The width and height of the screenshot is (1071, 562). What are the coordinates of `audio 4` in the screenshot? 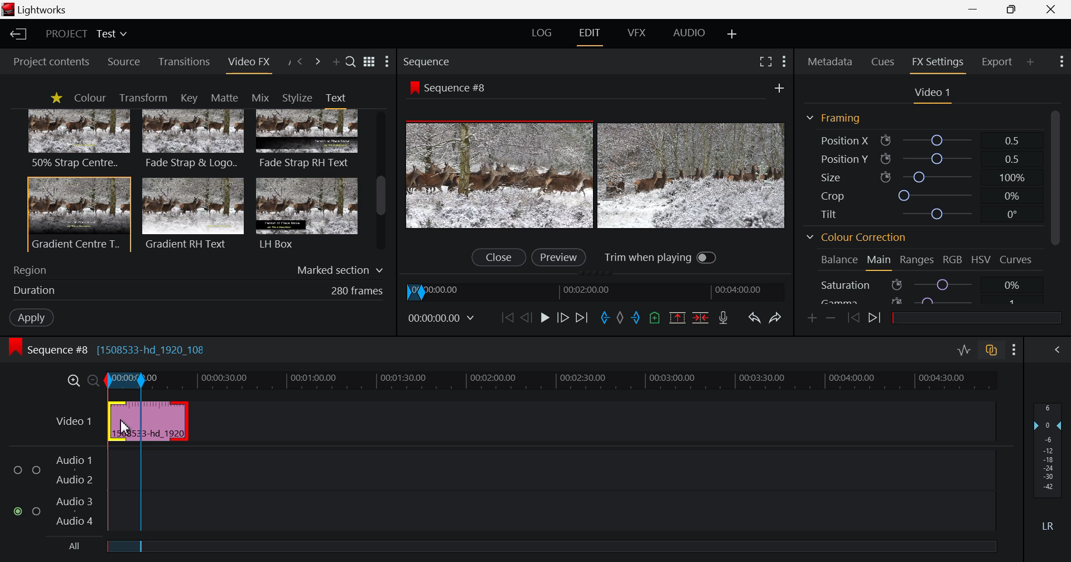 It's located at (74, 522).